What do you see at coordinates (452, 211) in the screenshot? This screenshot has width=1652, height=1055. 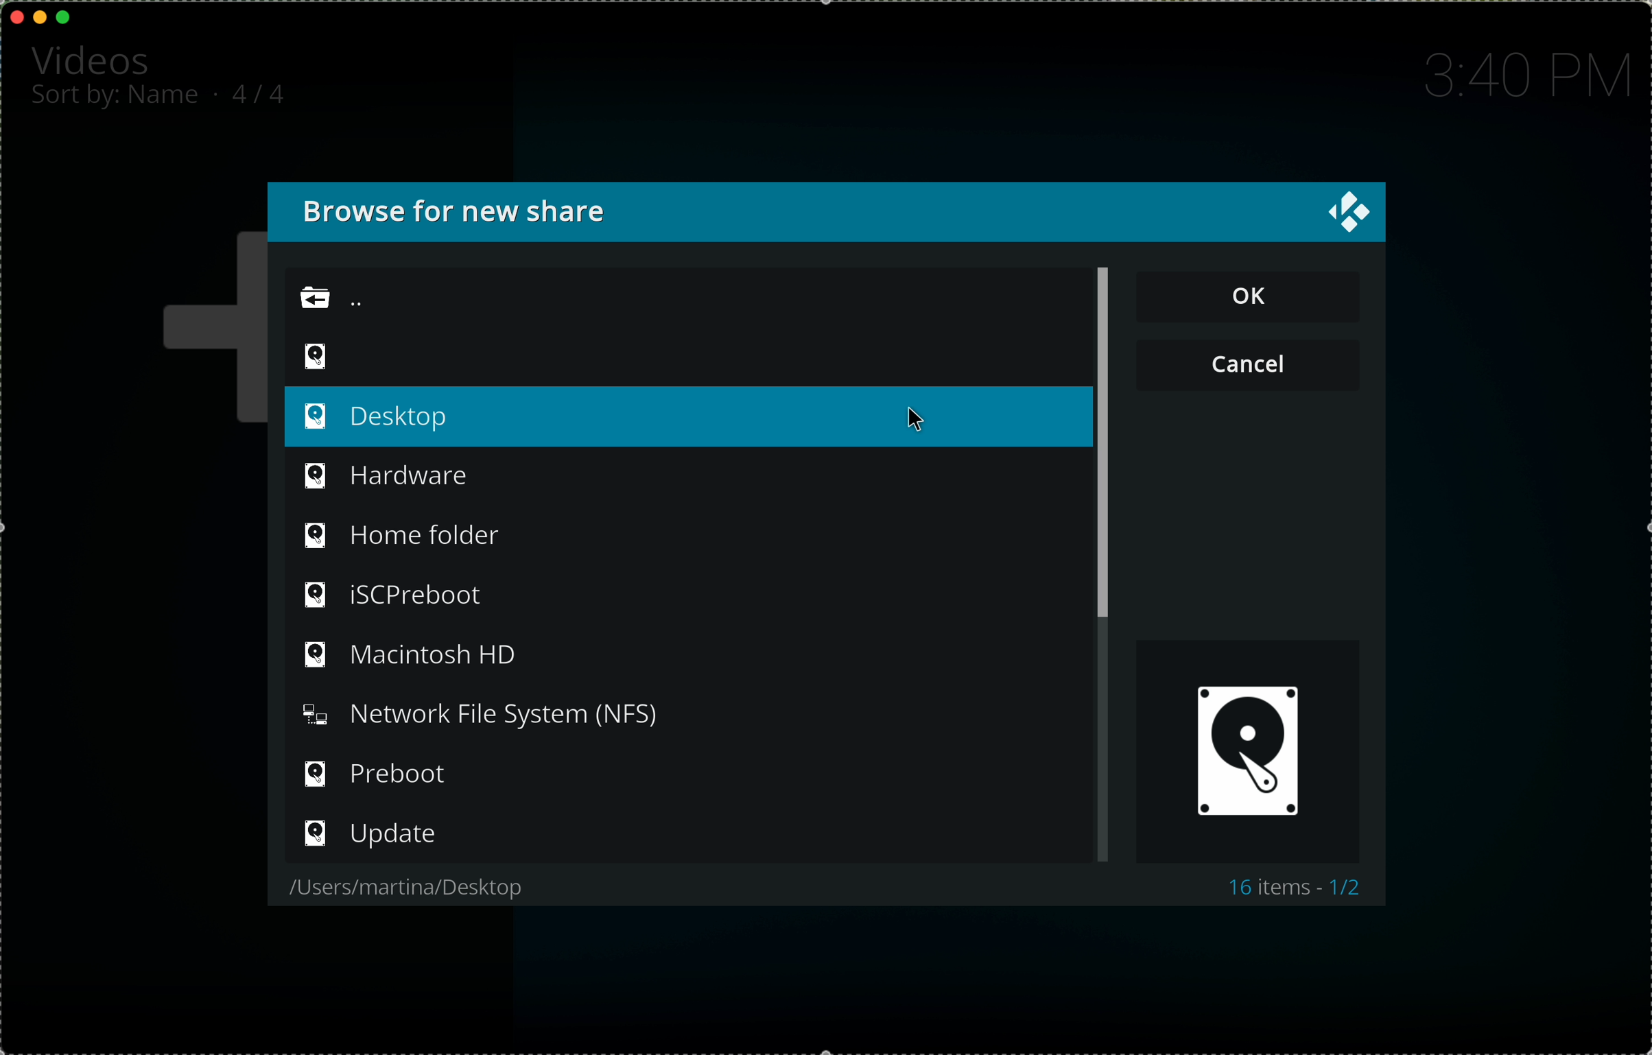 I see `browse for new share` at bounding box center [452, 211].